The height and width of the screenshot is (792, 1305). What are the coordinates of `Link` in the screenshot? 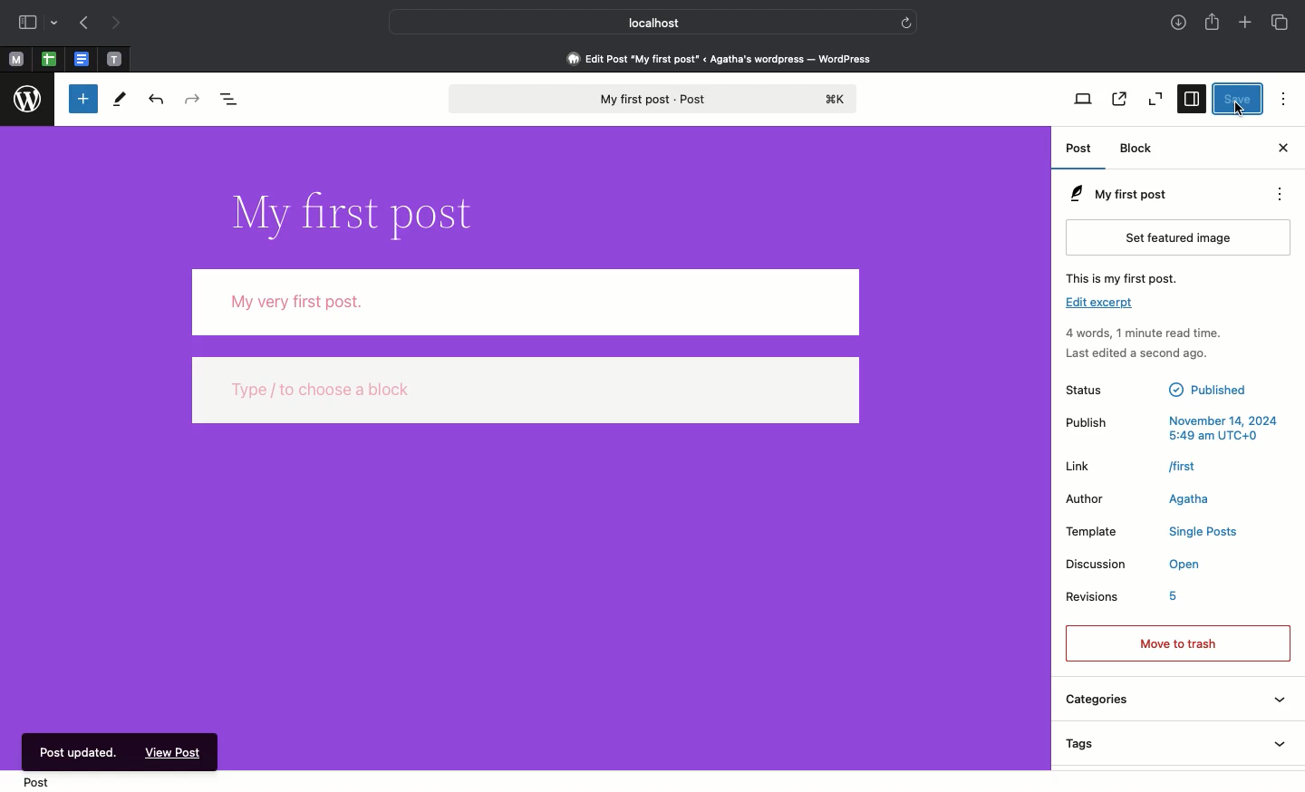 It's located at (1149, 465).